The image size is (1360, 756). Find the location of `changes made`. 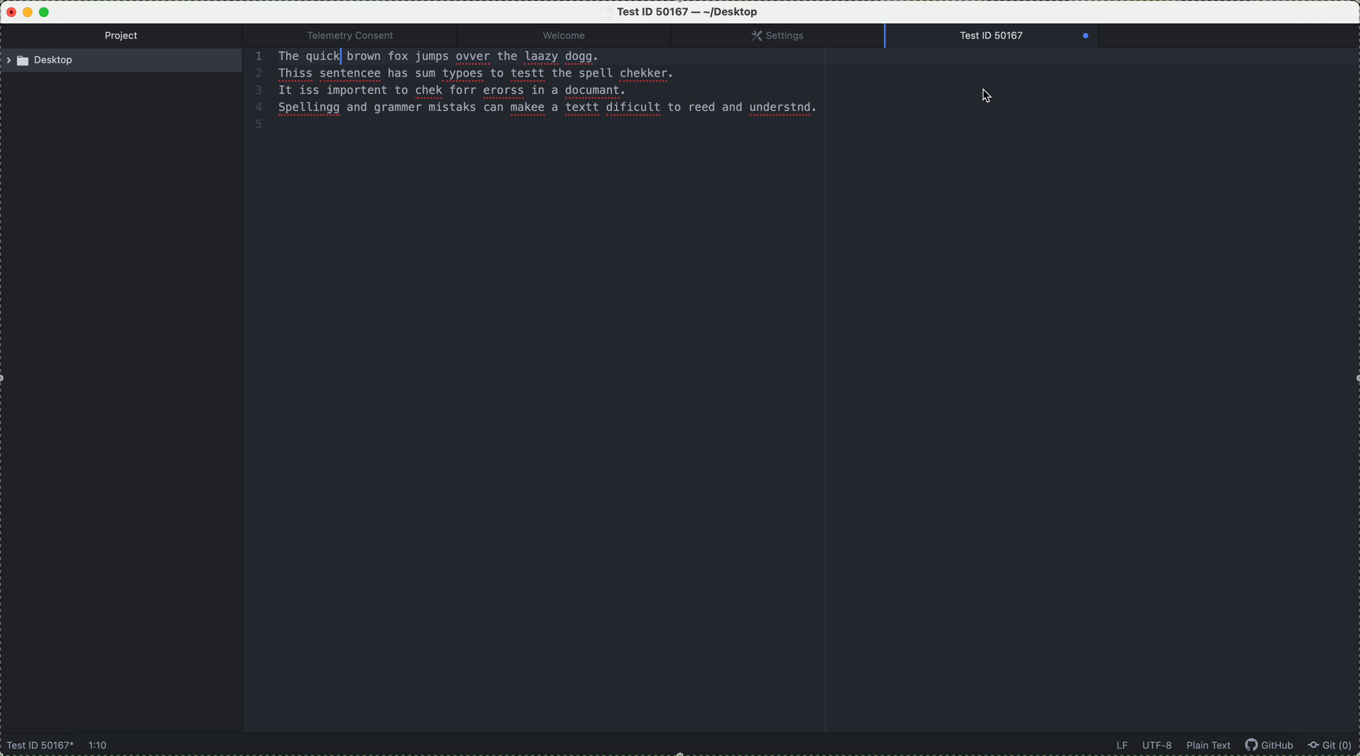

changes made is located at coordinates (989, 37).